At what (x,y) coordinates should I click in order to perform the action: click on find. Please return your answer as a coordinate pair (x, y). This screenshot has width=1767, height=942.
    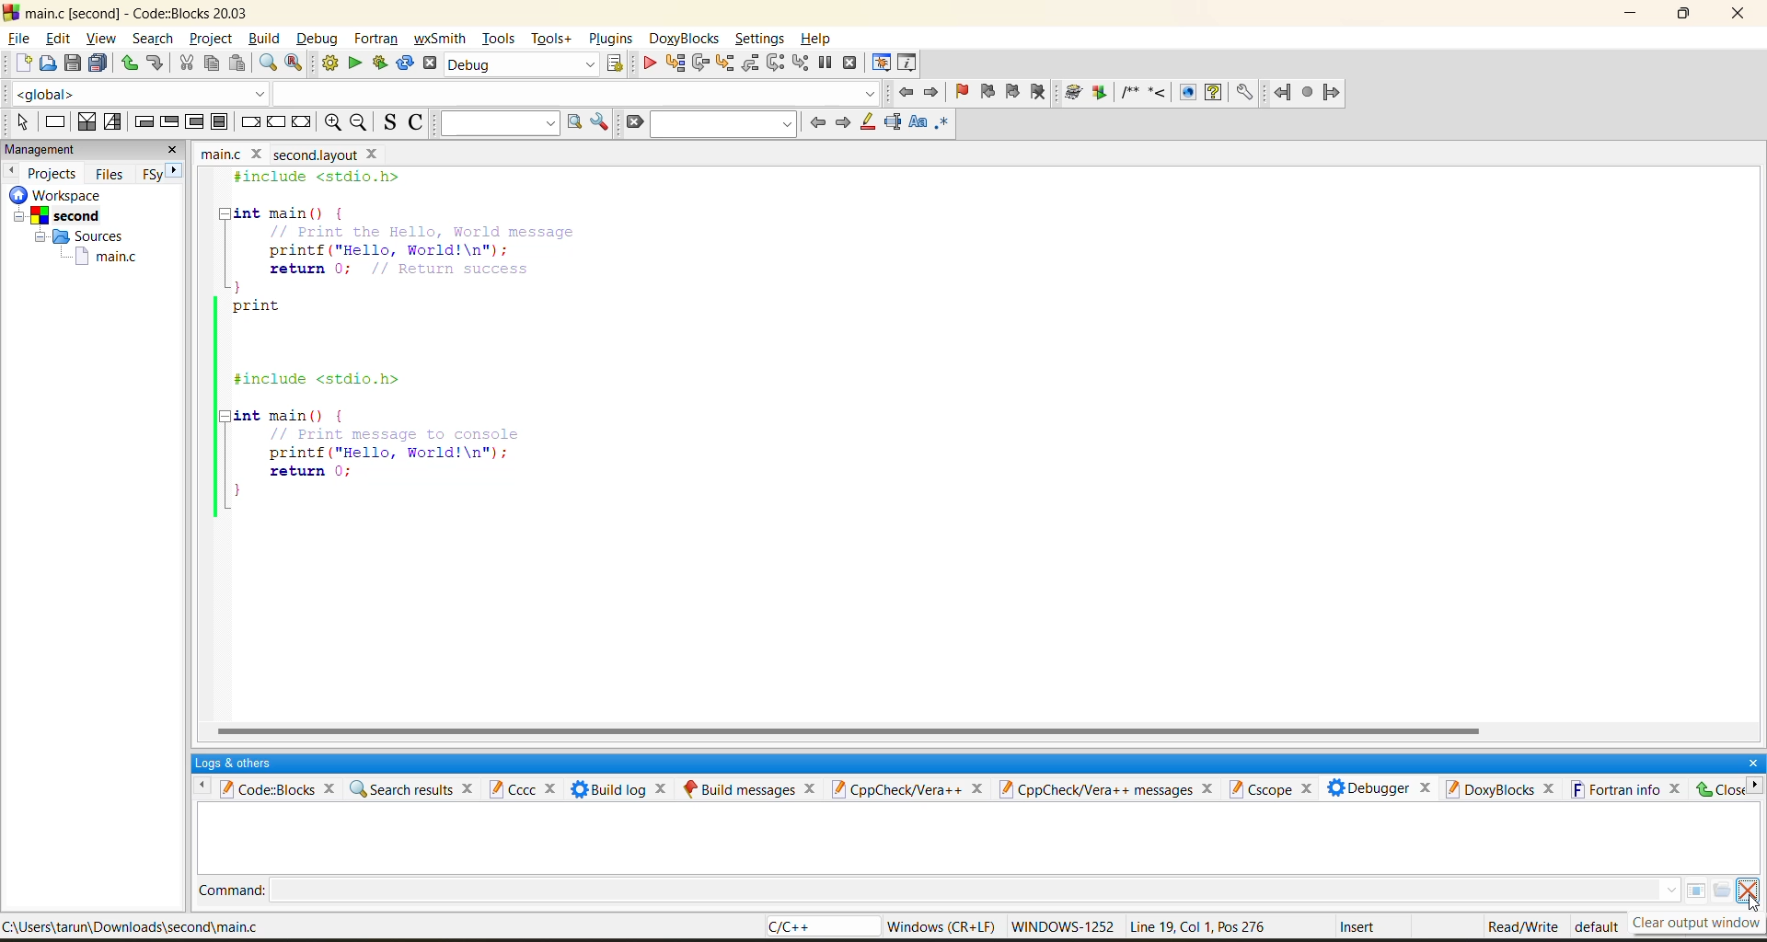
    Looking at the image, I should click on (265, 65).